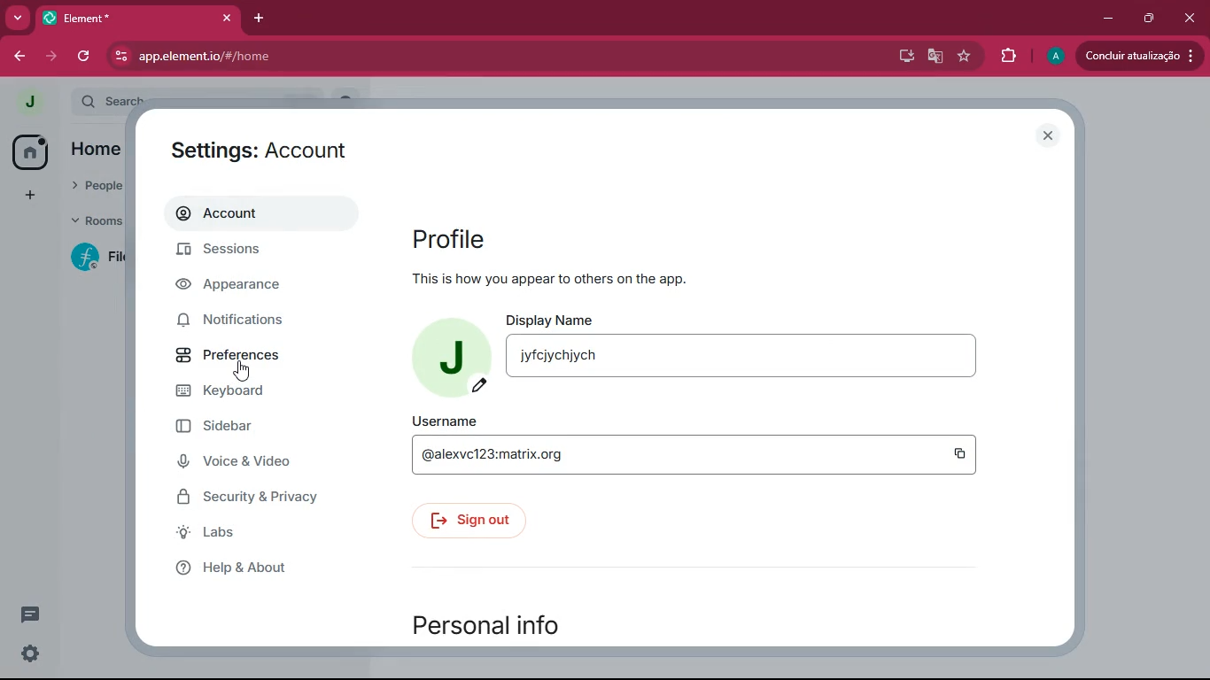 The image size is (1210, 680). What do you see at coordinates (30, 197) in the screenshot?
I see `more` at bounding box center [30, 197].